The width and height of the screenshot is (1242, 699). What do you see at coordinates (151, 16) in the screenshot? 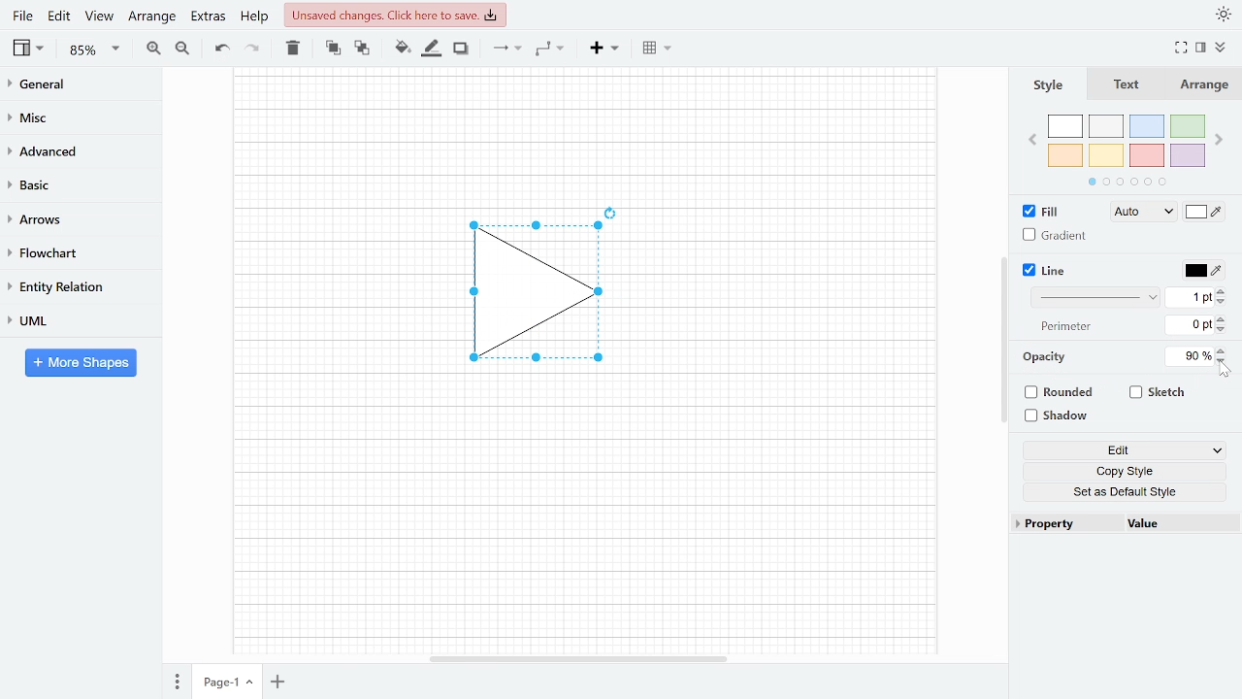
I see `Arrange` at bounding box center [151, 16].